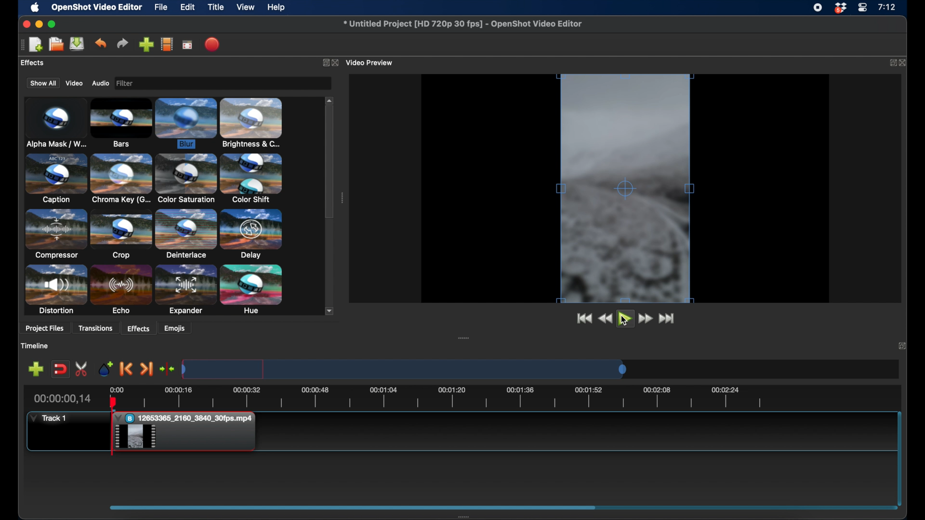  Describe the element at coordinates (862, 8) in the screenshot. I see `control center` at that location.